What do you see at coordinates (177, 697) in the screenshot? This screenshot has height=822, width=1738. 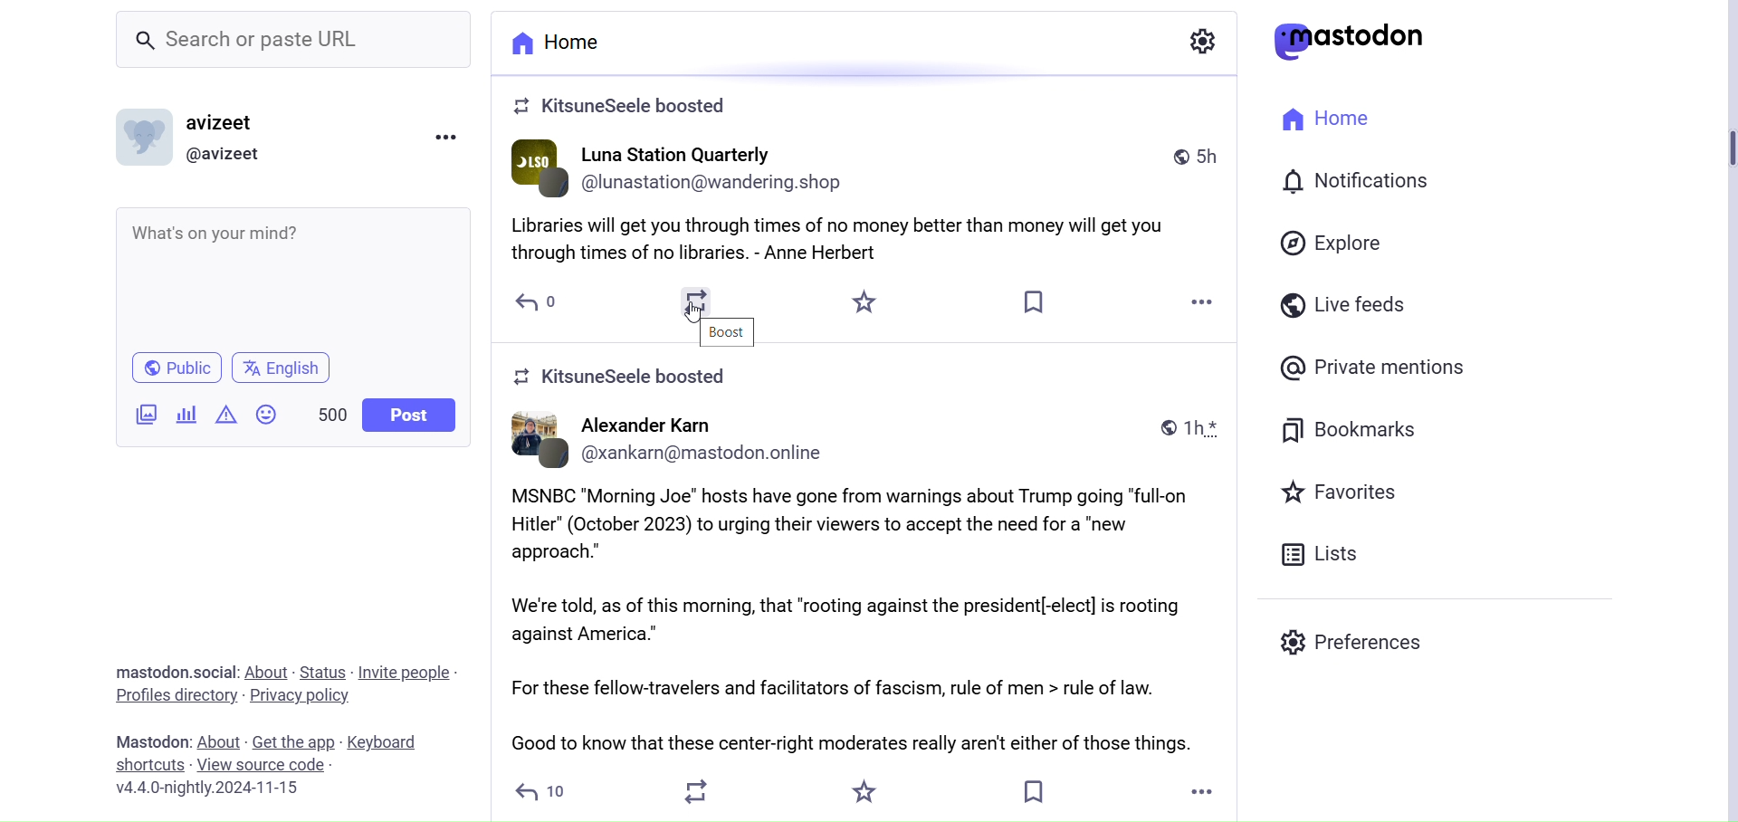 I see `Profiles Directory` at bounding box center [177, 697].